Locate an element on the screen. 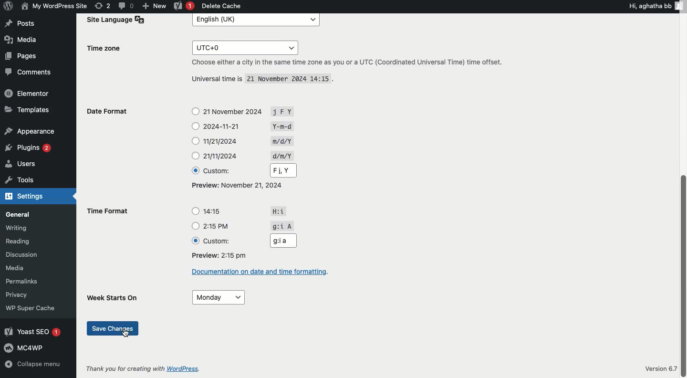 This screenshot has height=378, width=687. Time zone is located at coordinates (107, 48).